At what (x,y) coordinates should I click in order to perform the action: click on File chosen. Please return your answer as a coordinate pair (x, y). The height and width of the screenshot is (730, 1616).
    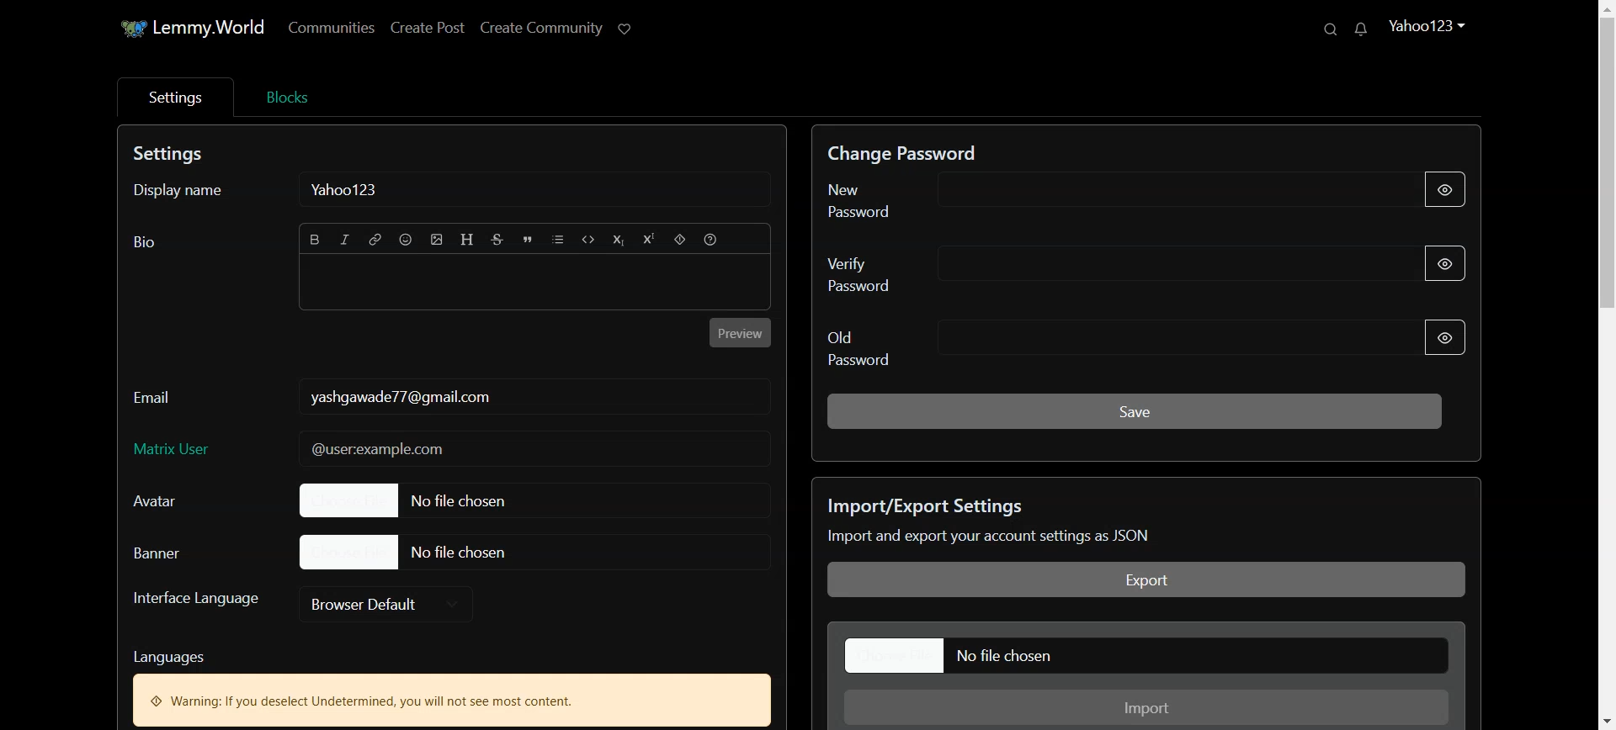
    Looking at the image, I should click on (1149, 655).